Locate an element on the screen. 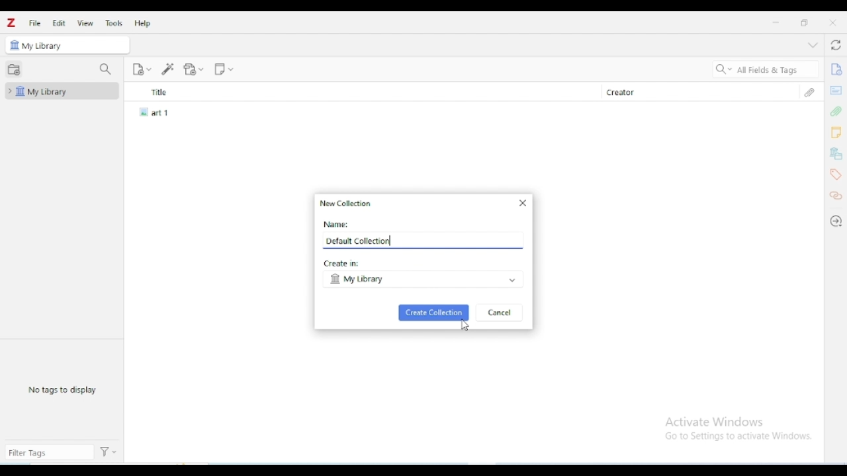  add attachment is located at coordinates (194, 69).